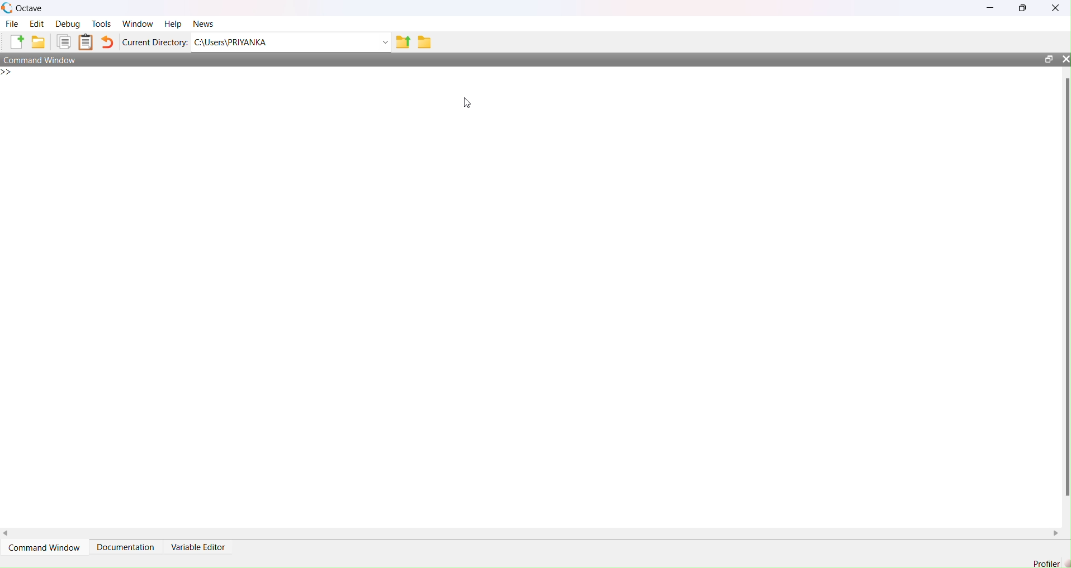 This screenshot has height=568, width=1071. What do you see at coordinates (43, 543) in the screenshot?
I see `Command Window` at bounding box center [43, 543].